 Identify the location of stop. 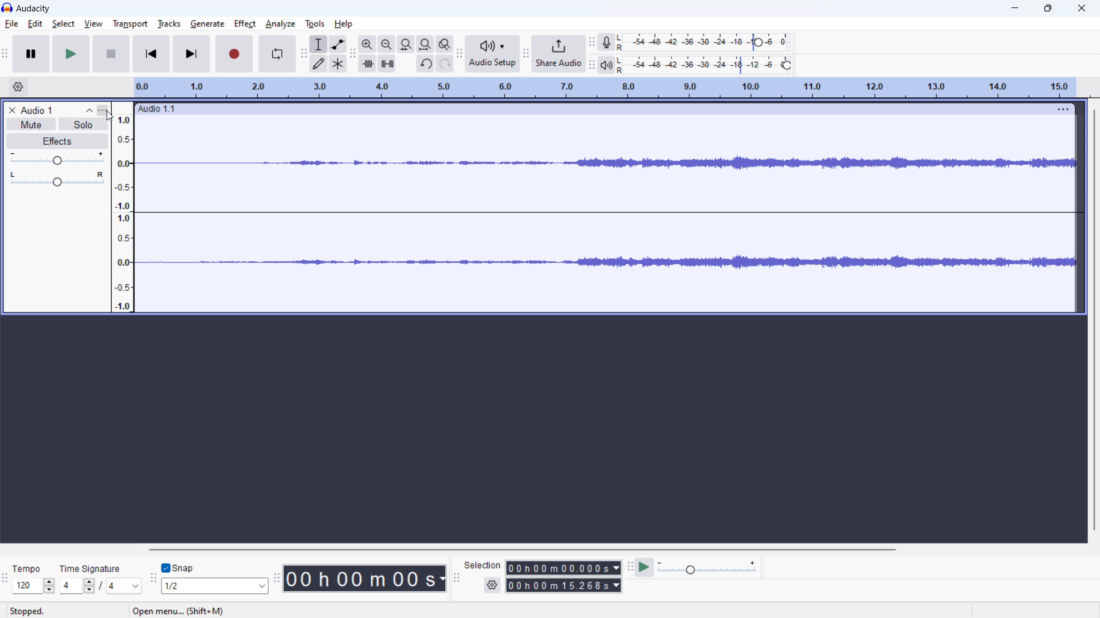
(111, 53).